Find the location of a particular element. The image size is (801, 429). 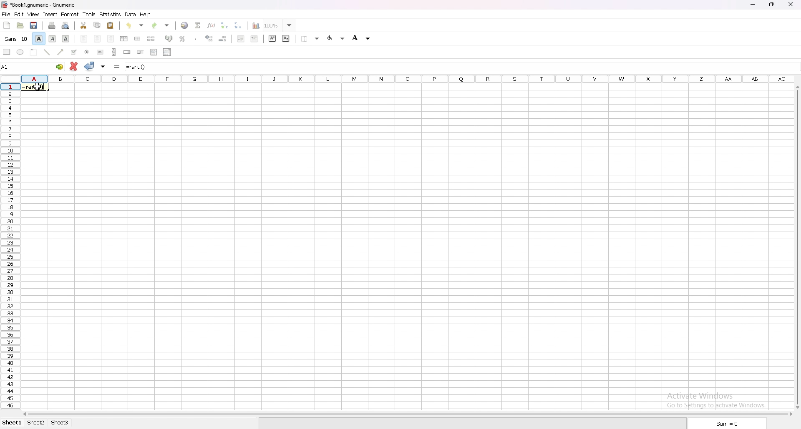

column is located at coordinates (406, 78).